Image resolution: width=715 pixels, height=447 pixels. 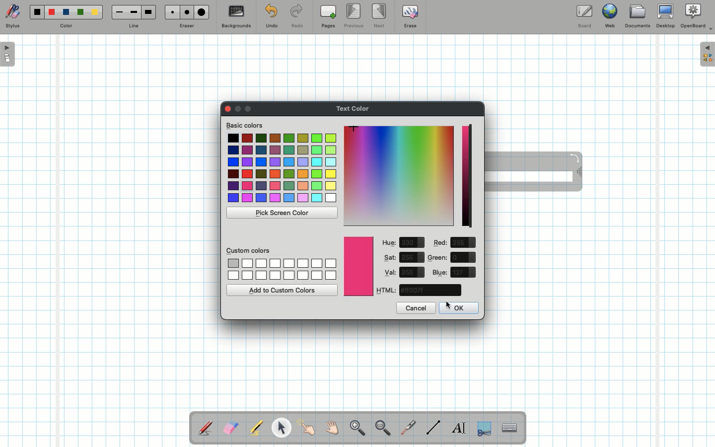 I want to click on Small eraser, so click(x=170, y=12).